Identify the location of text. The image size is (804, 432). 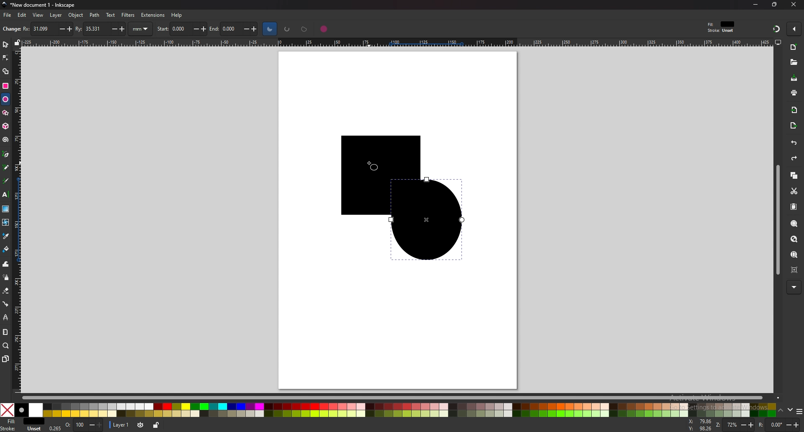
(5, 195).